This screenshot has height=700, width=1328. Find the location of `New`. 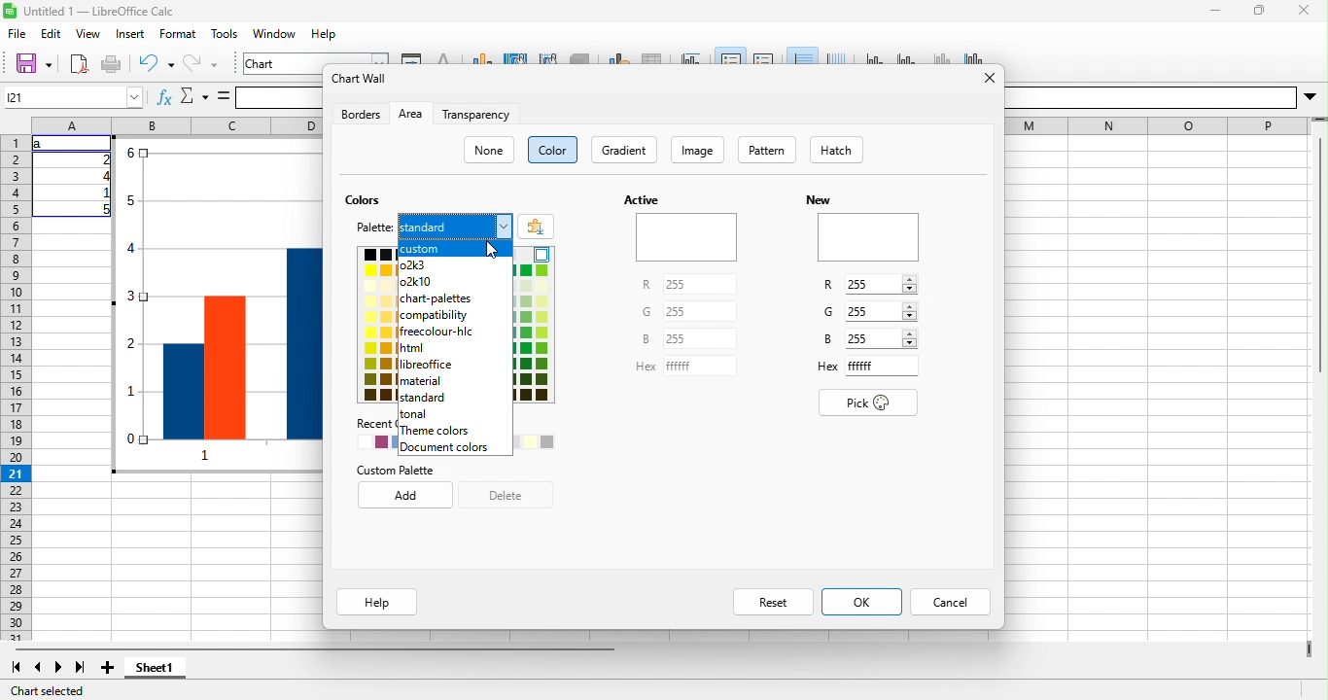

New is located at coordinates (819, 200).